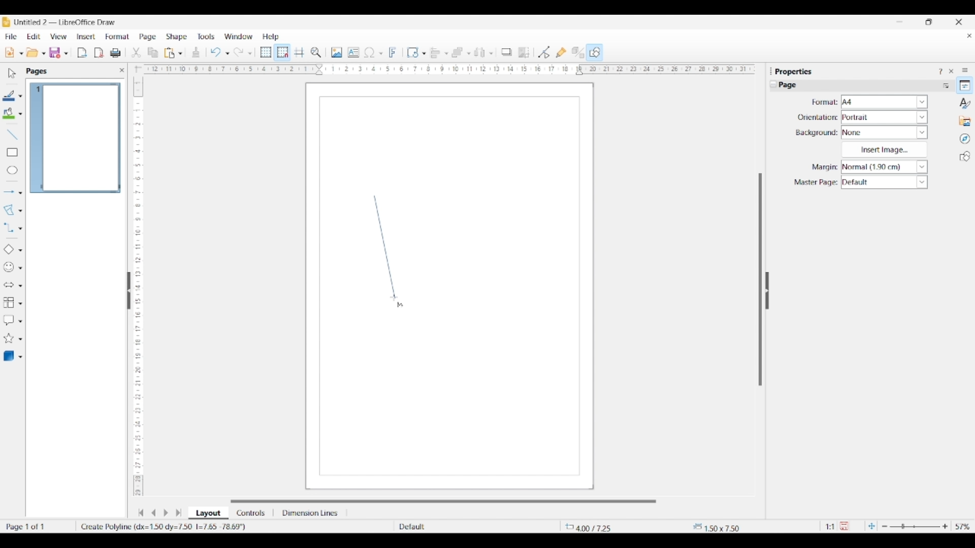  What do you see at coordinates (118, 37) in the screenshot?
I see `Format` at bounding box center [118, 37].